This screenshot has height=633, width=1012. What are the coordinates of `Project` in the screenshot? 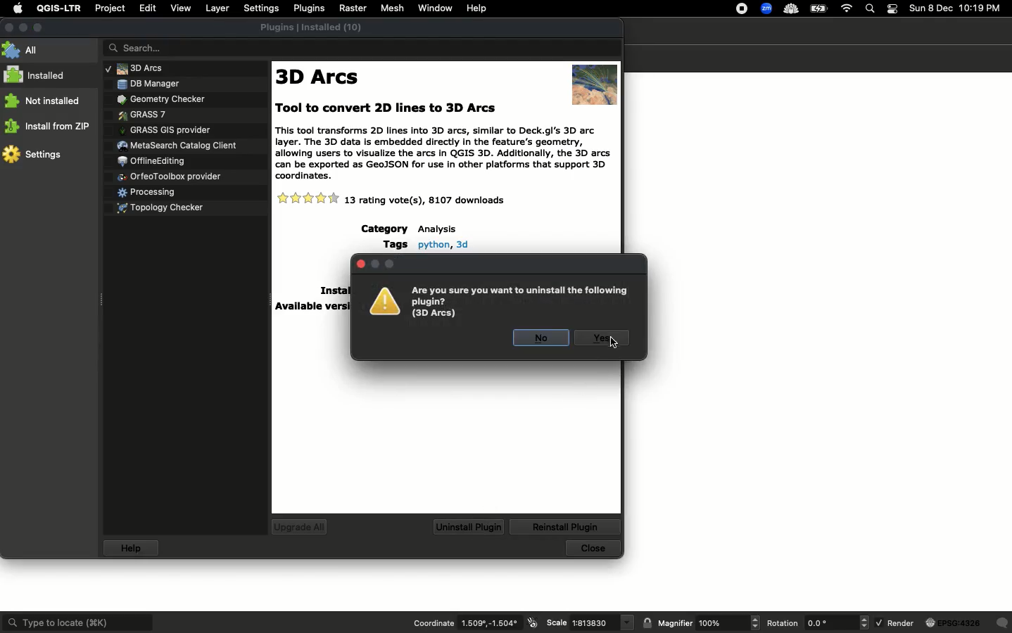 It's located at (109, 8).